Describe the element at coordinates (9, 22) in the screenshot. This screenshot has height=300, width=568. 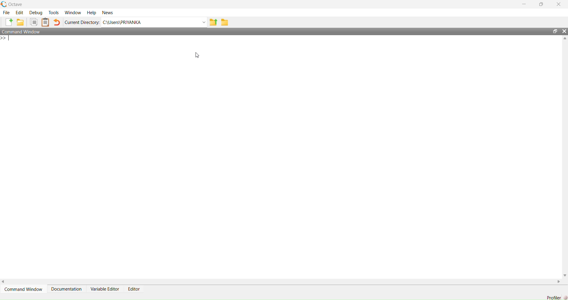
I see `New script` at that location.